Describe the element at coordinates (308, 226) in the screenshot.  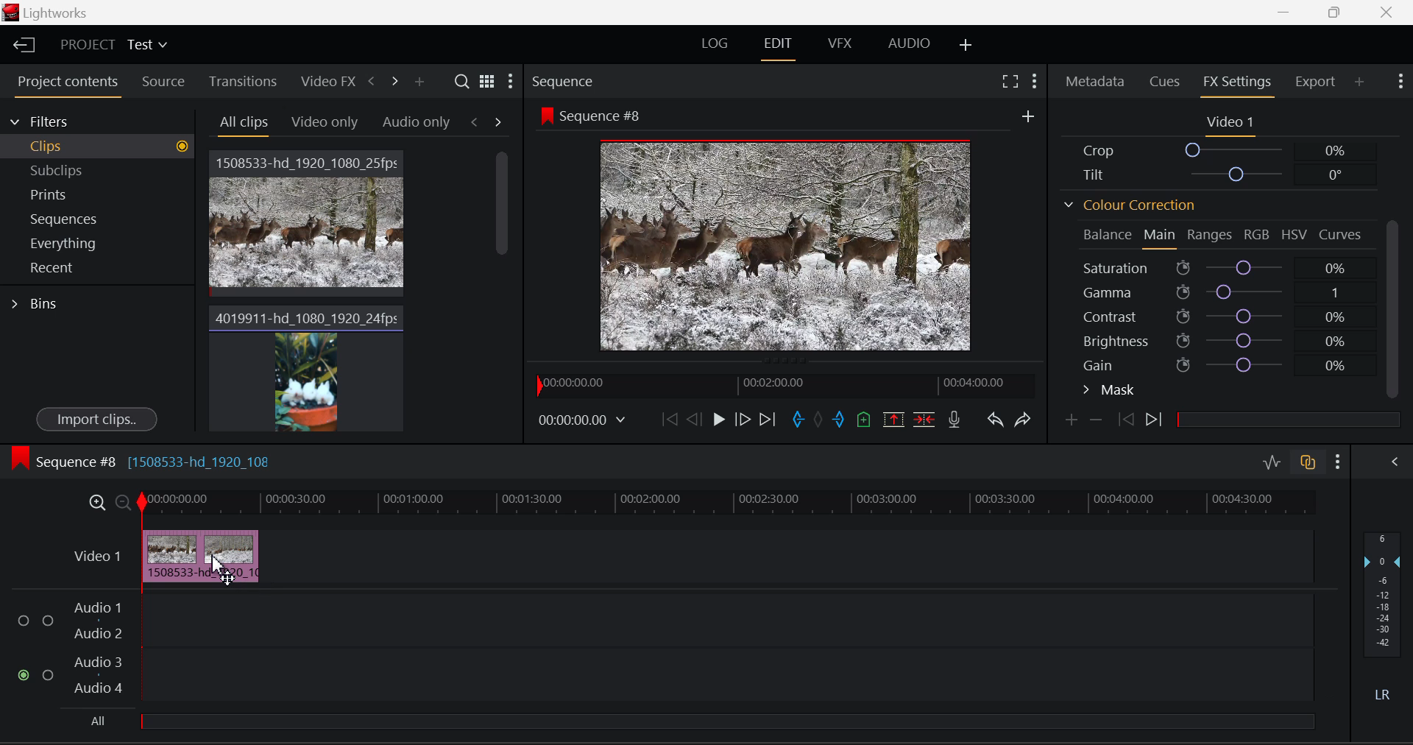
I see `Video Clip 1` at that location.